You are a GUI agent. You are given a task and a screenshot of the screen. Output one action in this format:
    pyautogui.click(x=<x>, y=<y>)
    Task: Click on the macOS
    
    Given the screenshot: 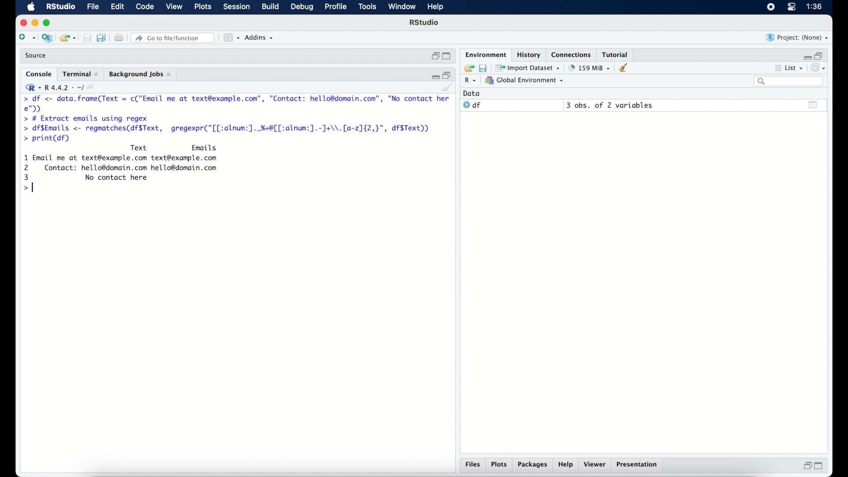 What is the action you would take?
    pyautogui.click(x=30, y=7)
    